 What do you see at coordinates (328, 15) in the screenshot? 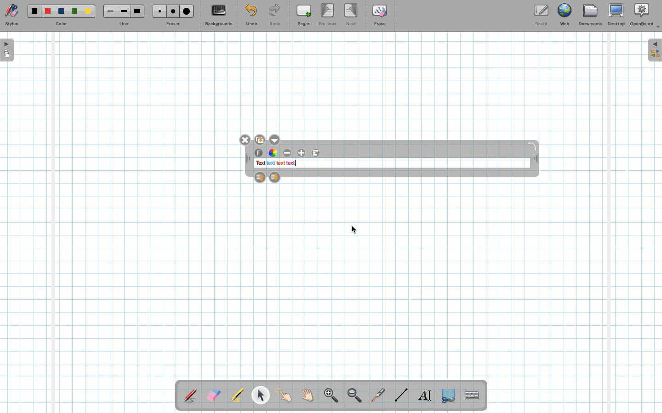
I see `Previous` at bounding box center [328, 15].